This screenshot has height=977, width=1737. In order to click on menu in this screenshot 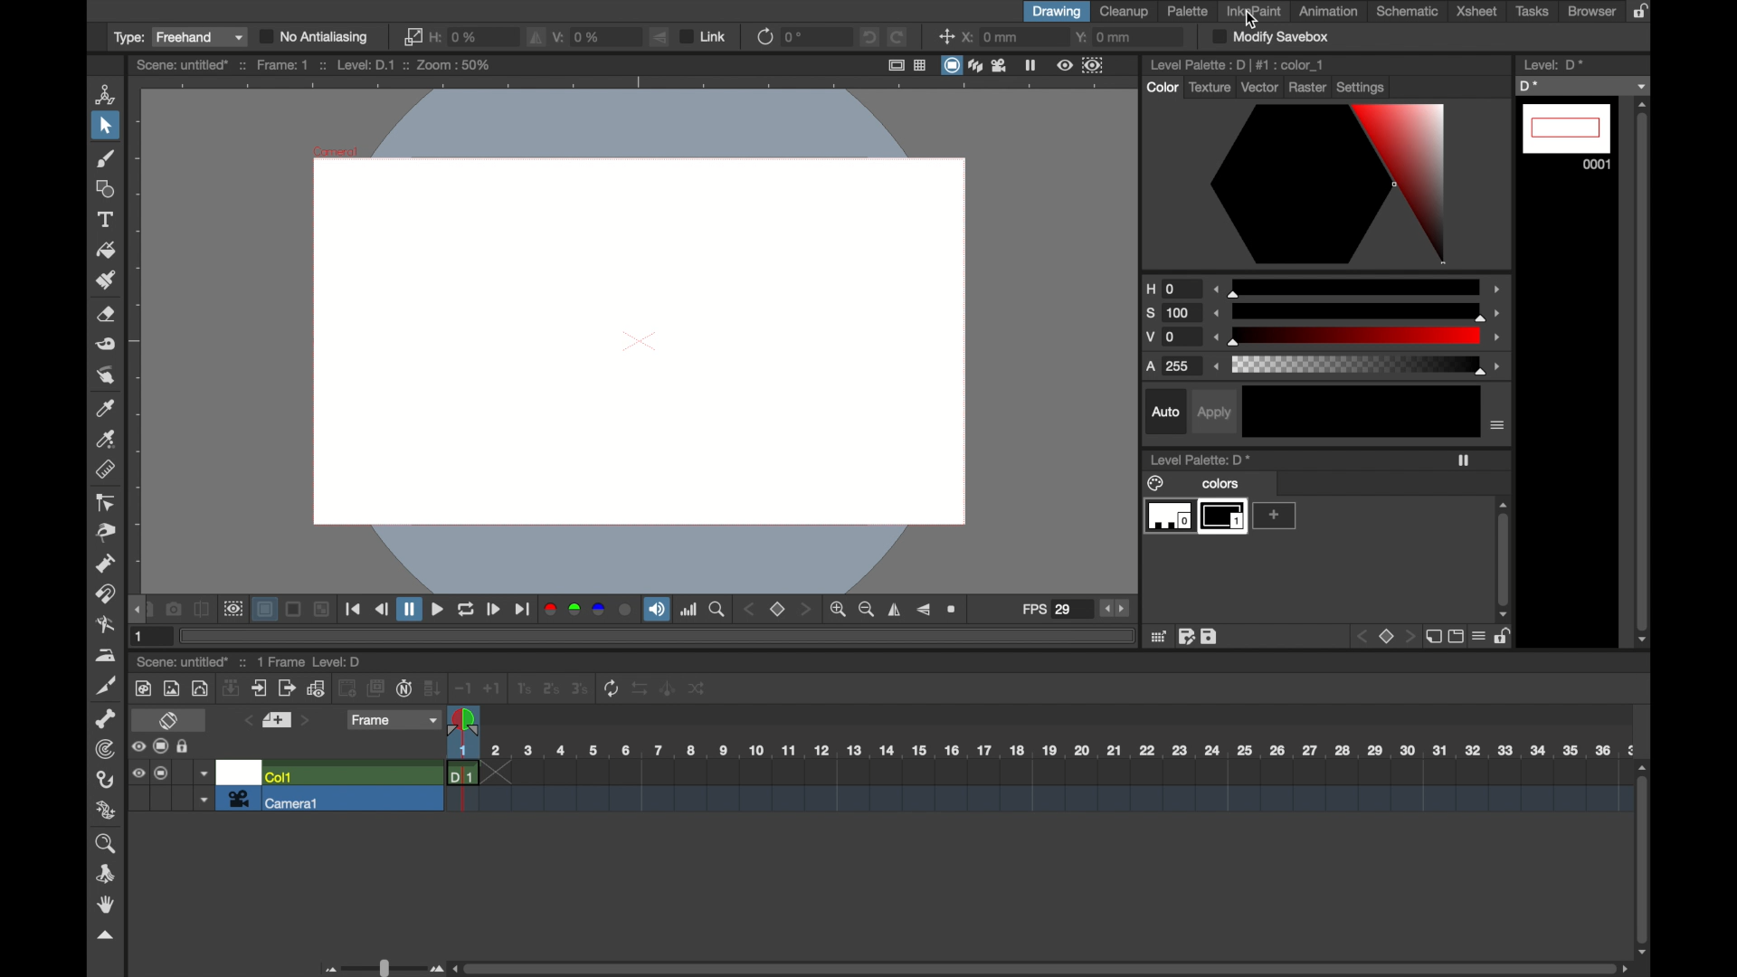, I will do `click(1479, 639)`.